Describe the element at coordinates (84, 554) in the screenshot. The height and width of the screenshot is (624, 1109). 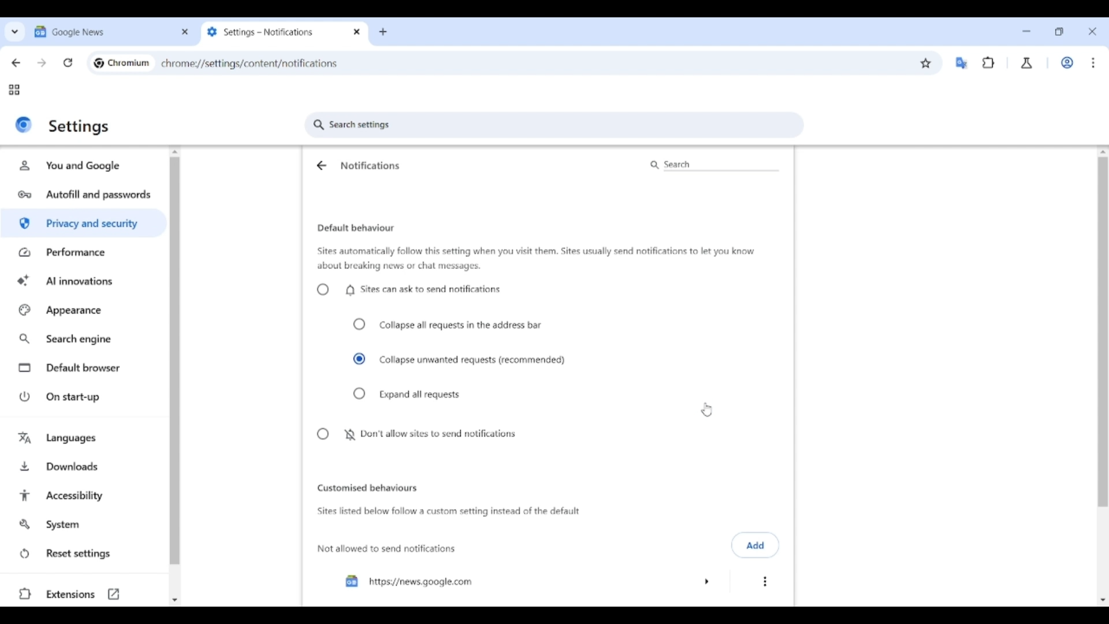
I see `Reset settings` at that location.